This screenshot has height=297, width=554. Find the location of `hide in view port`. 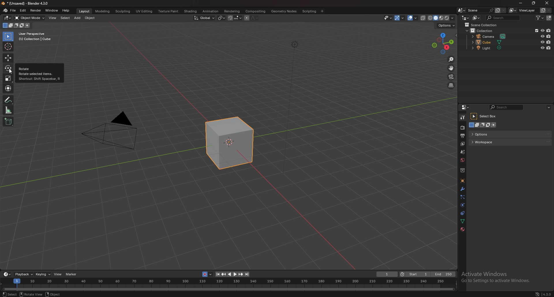

hide in view port is located at coordinates (543, 42).